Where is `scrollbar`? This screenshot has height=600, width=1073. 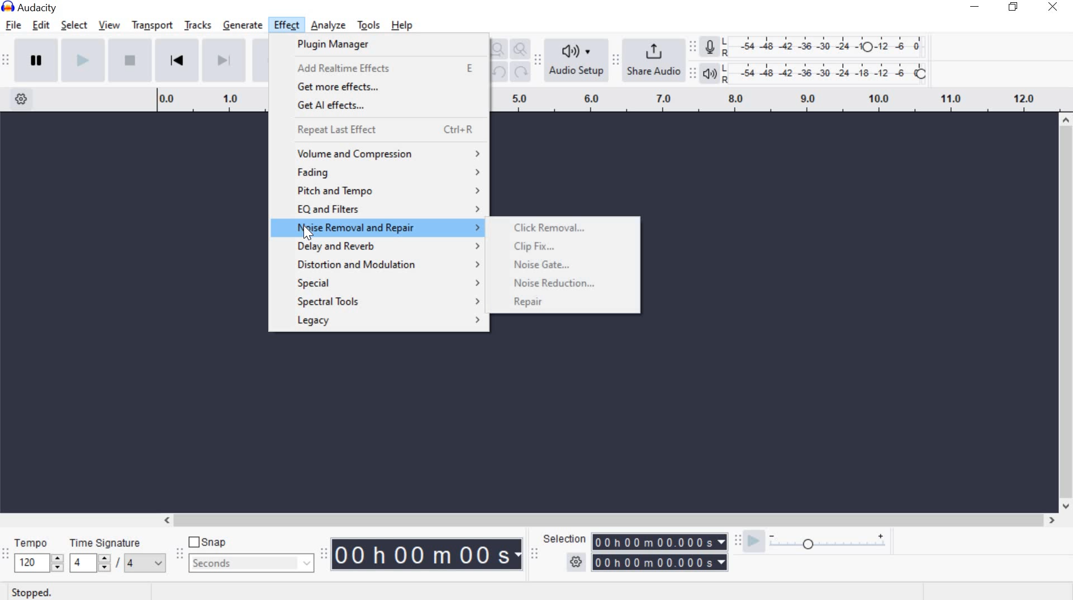
scrollbar is located at coordinates (1066, 313).